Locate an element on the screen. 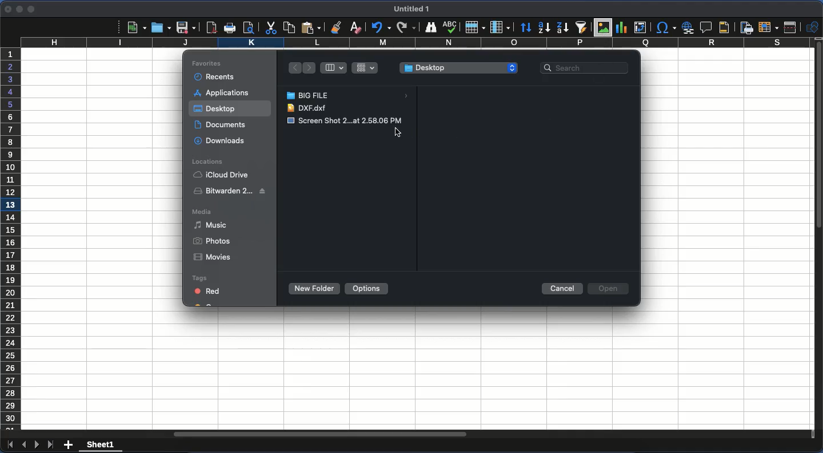 The height and width of the screenshot is (453, 823). undo is located at coordinates (380, 28).